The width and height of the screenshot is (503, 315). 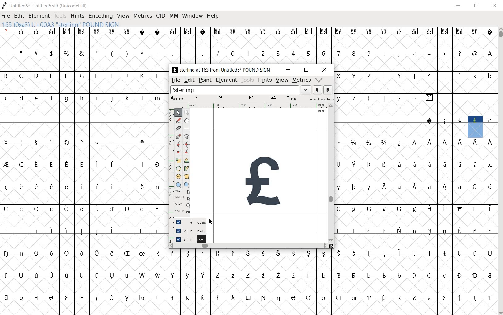 What do you see at coordinates (489, 164) in the screenshot?
I see `Symbol` at bounding box center [489, 164].